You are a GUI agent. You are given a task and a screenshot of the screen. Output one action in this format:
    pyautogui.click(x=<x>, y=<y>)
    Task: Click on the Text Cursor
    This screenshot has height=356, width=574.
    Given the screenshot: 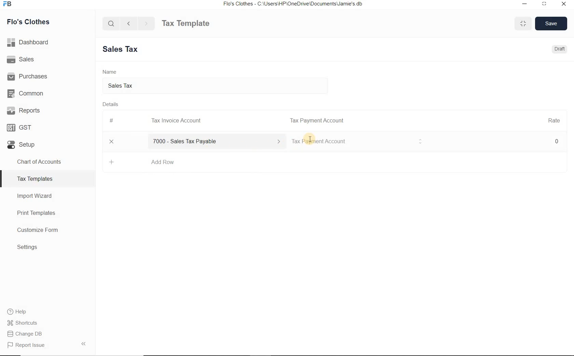 What is the action you would take?
    pyautogui.click(x=309, y=138)
    